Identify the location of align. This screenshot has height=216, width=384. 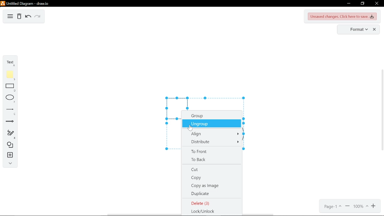
(213, 133).